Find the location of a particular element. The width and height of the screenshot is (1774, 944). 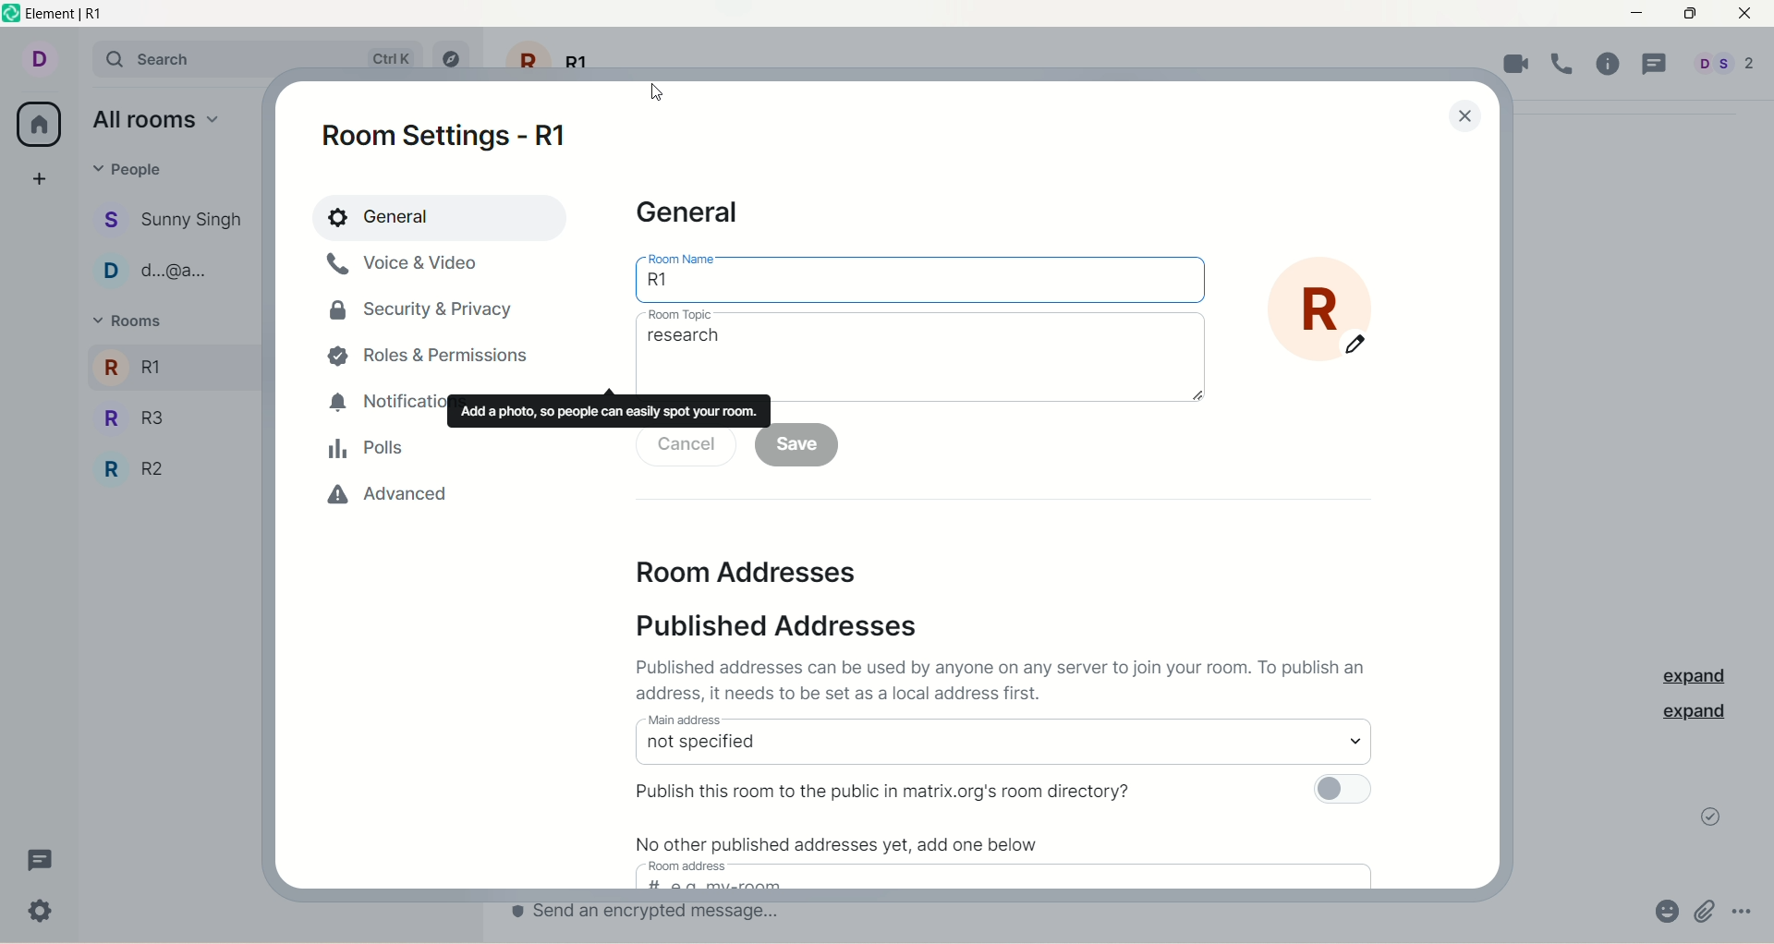

advanced is located at coordinates (383, 496).